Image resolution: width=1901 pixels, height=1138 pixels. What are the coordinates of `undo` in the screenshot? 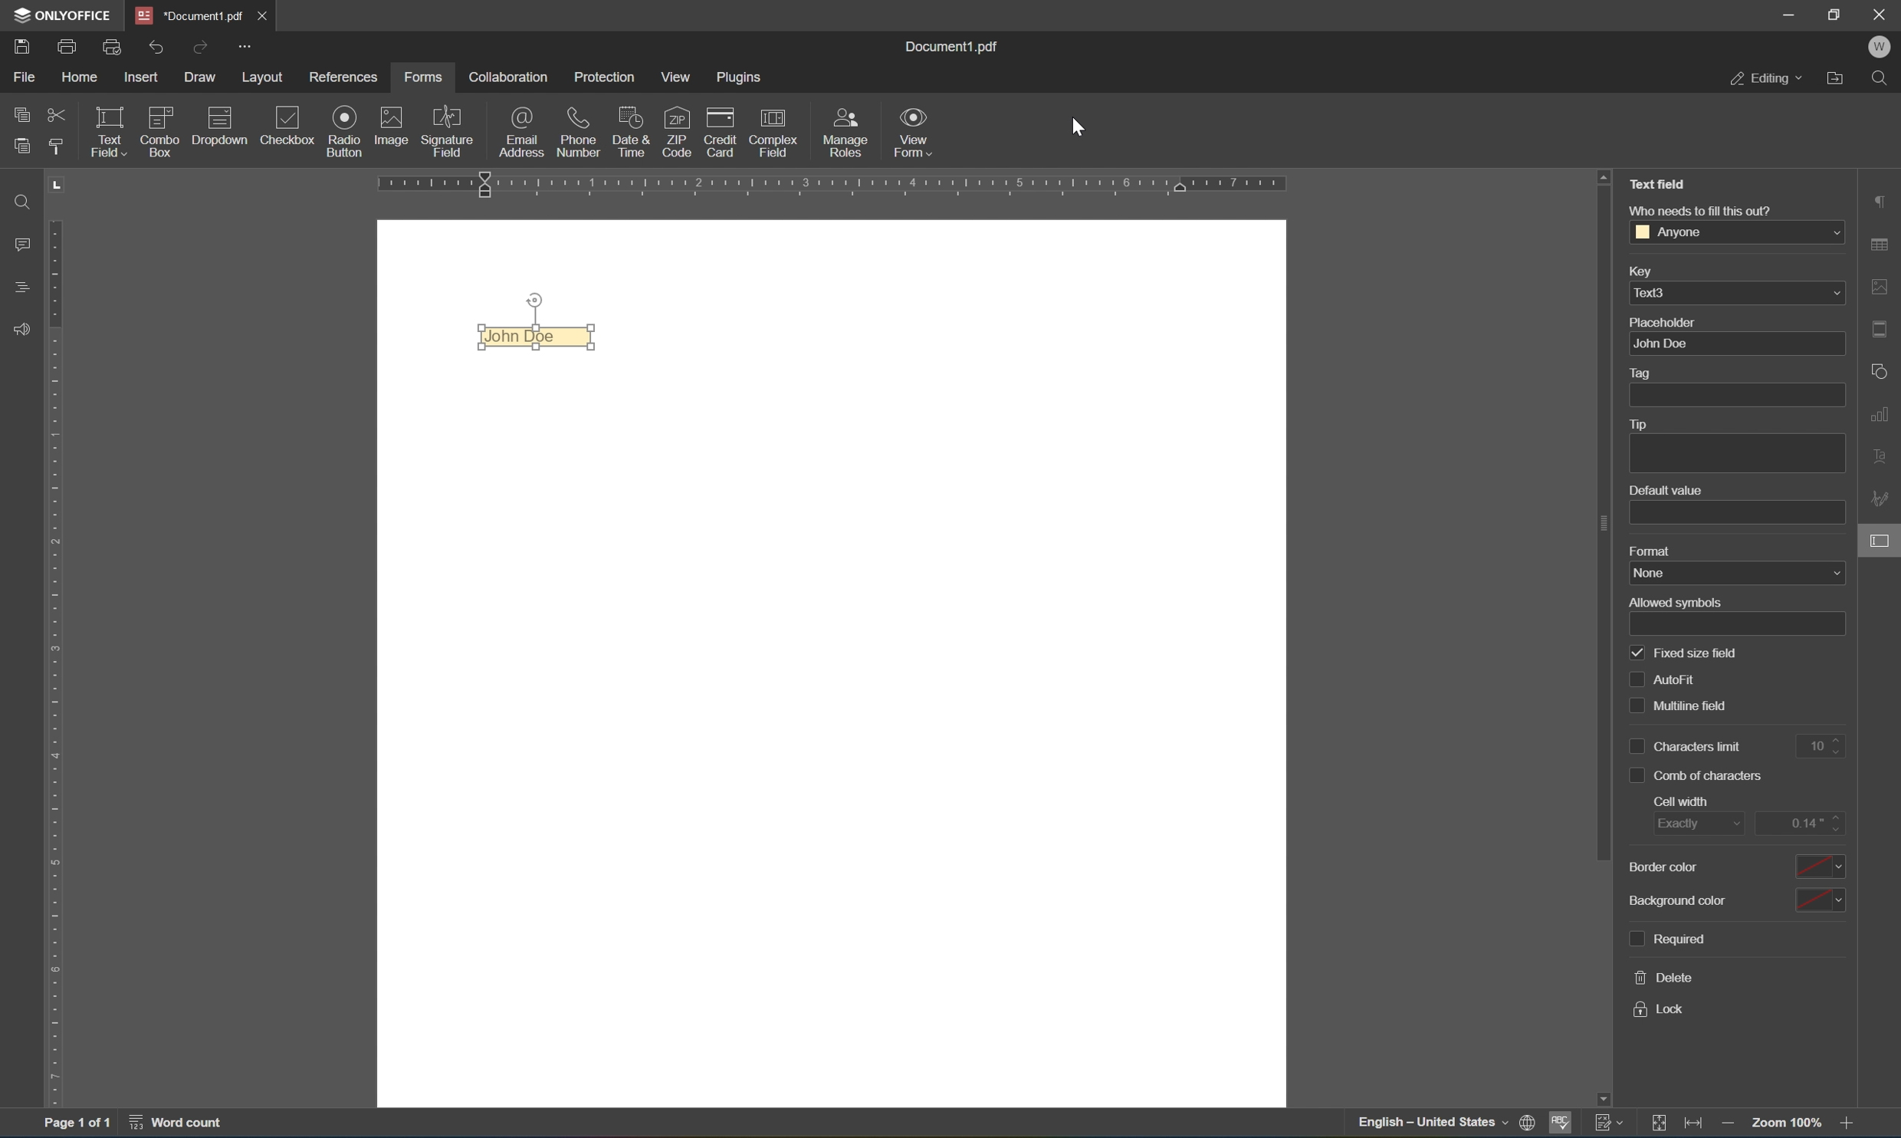 It's located at (157, 48).